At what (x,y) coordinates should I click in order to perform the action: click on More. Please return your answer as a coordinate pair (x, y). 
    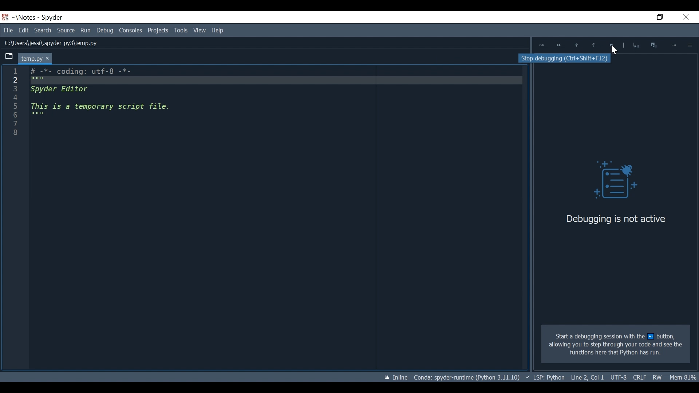
    Looking at the image, I should click on (675, 45).